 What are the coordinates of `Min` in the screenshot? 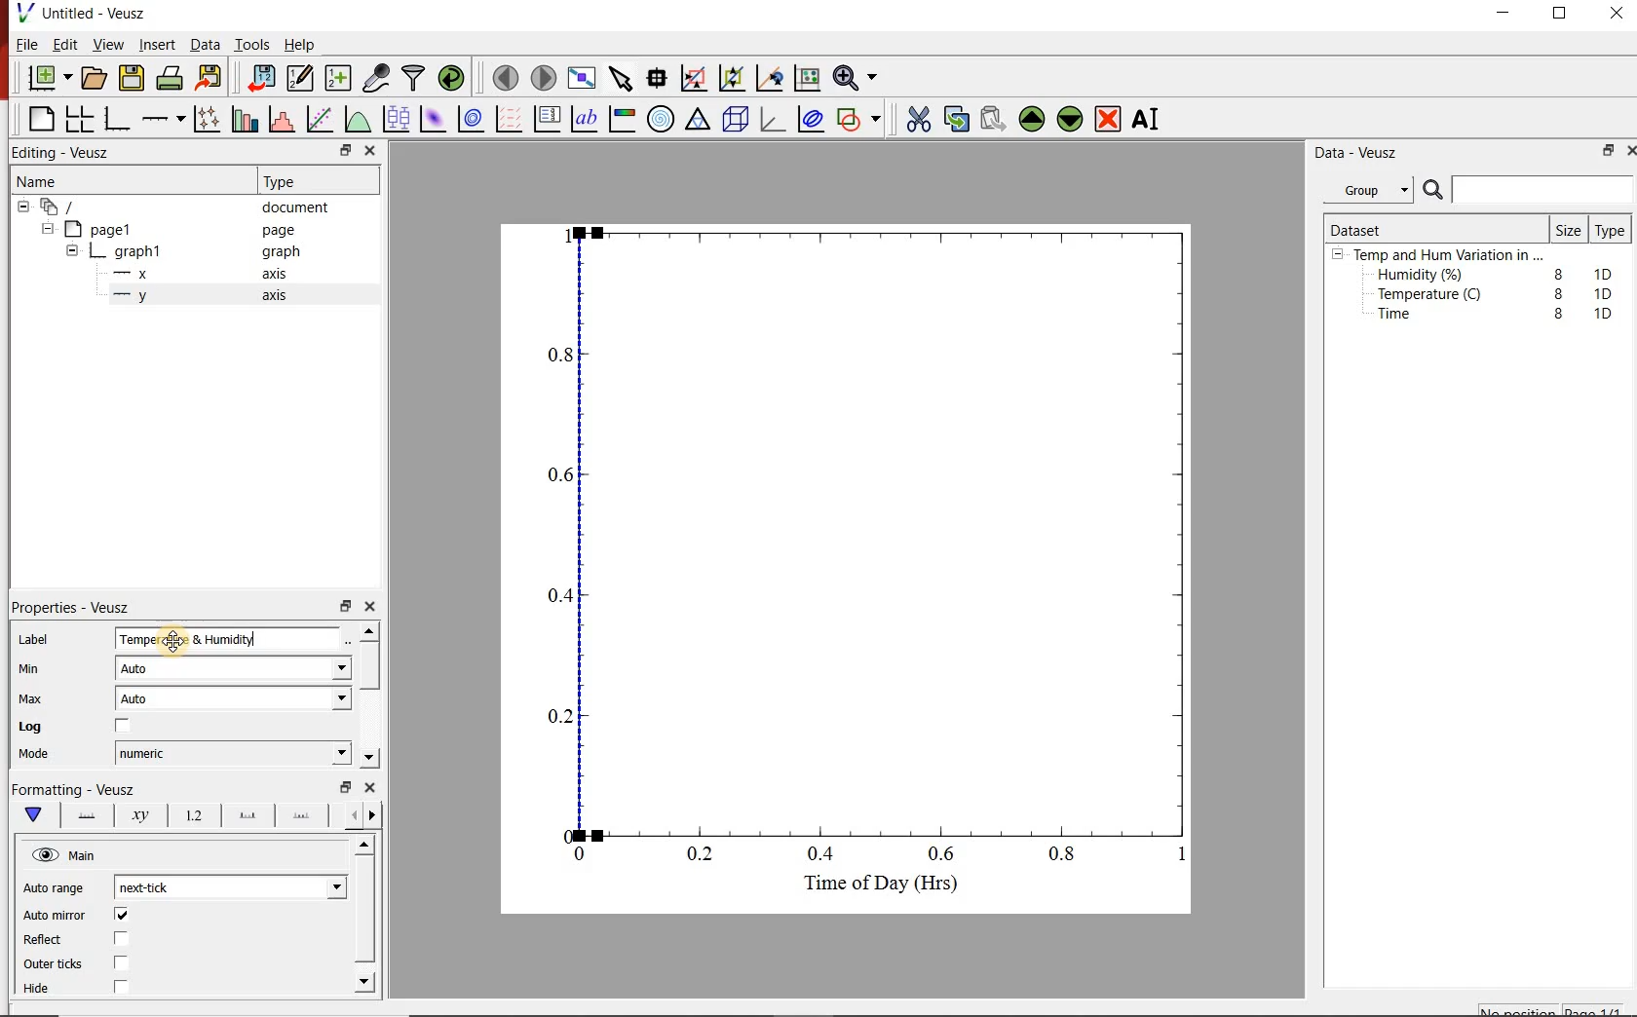 It's located at (43, 667).